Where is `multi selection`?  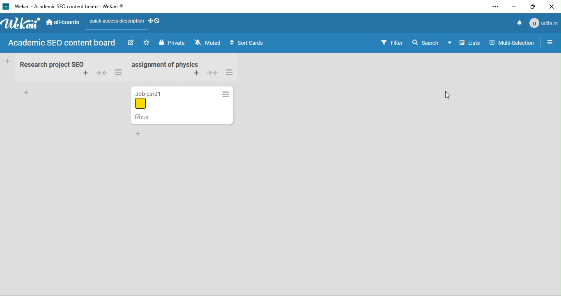
multi selection is located at coordinates (512, 42).